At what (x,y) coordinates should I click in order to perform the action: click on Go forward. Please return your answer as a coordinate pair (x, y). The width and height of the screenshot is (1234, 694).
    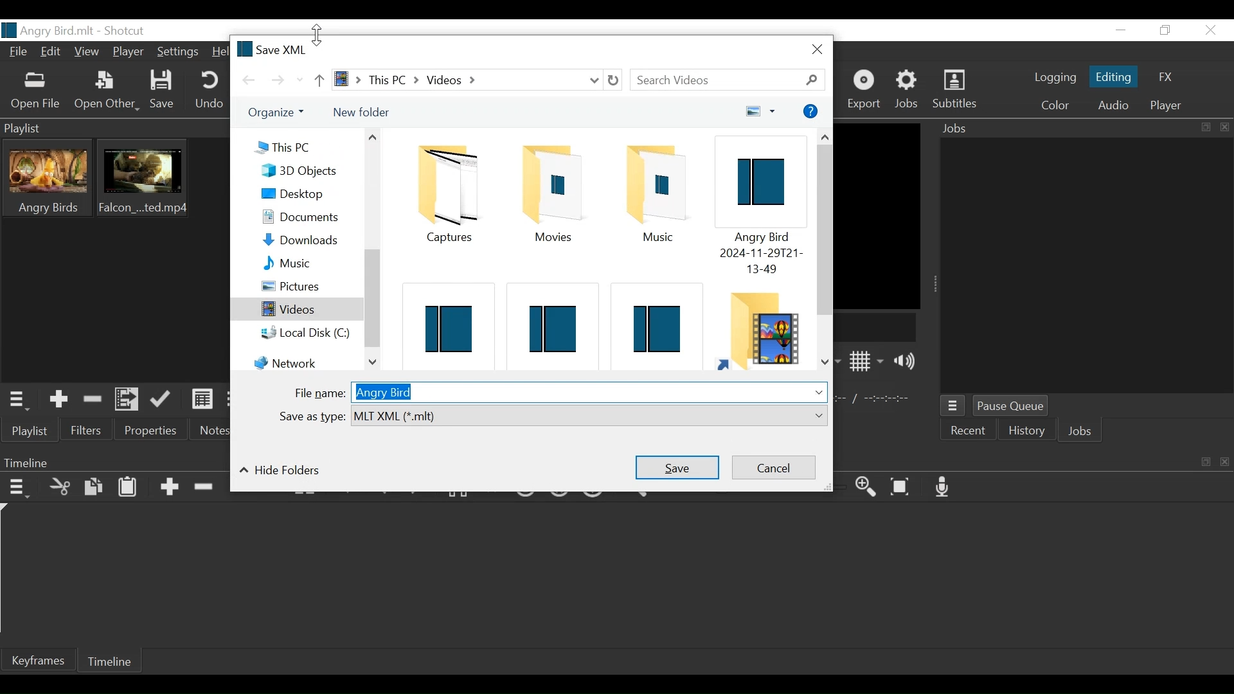
    Looking at the image, I should click on (278, 80).